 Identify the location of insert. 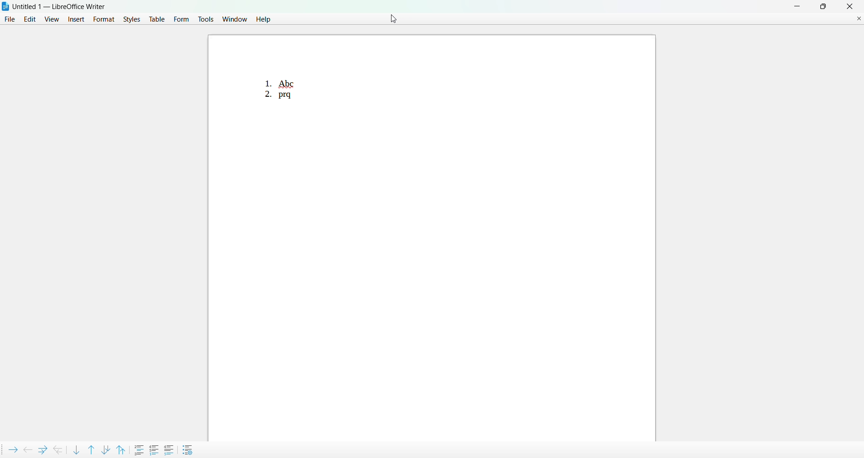
(75, 19).